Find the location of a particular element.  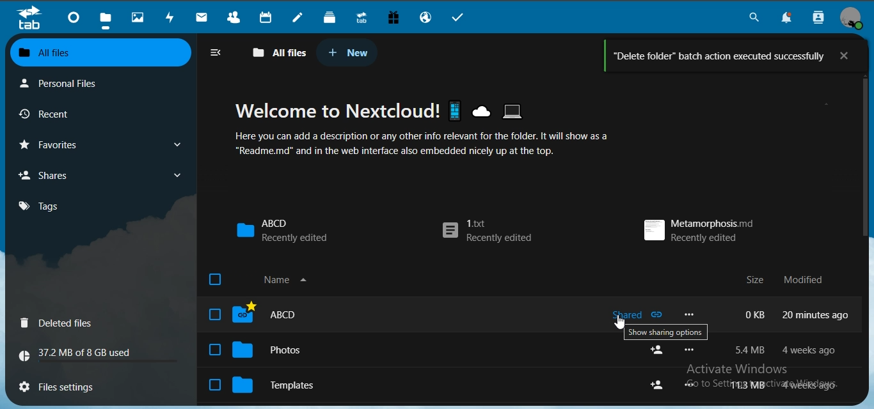

Deleted files is located at coordinates (74, 323).